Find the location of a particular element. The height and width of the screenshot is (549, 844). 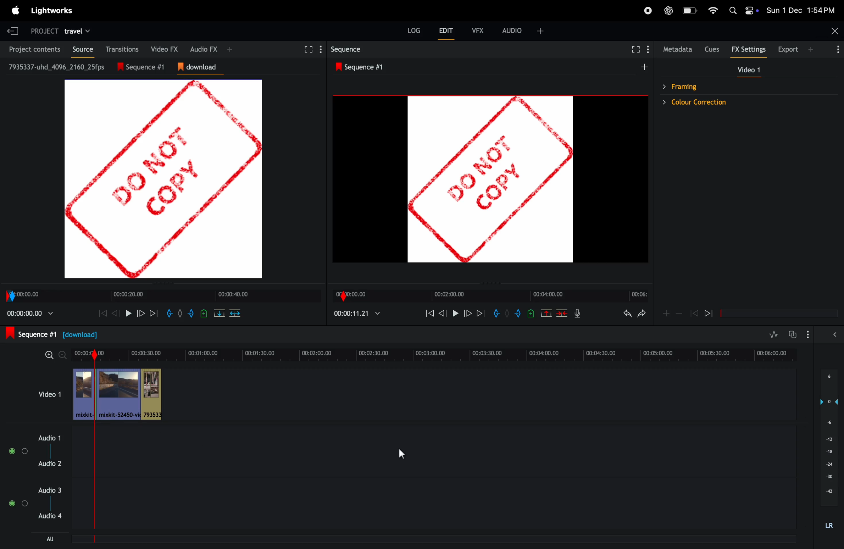

Zoom out is located at coordinates (62, 355).